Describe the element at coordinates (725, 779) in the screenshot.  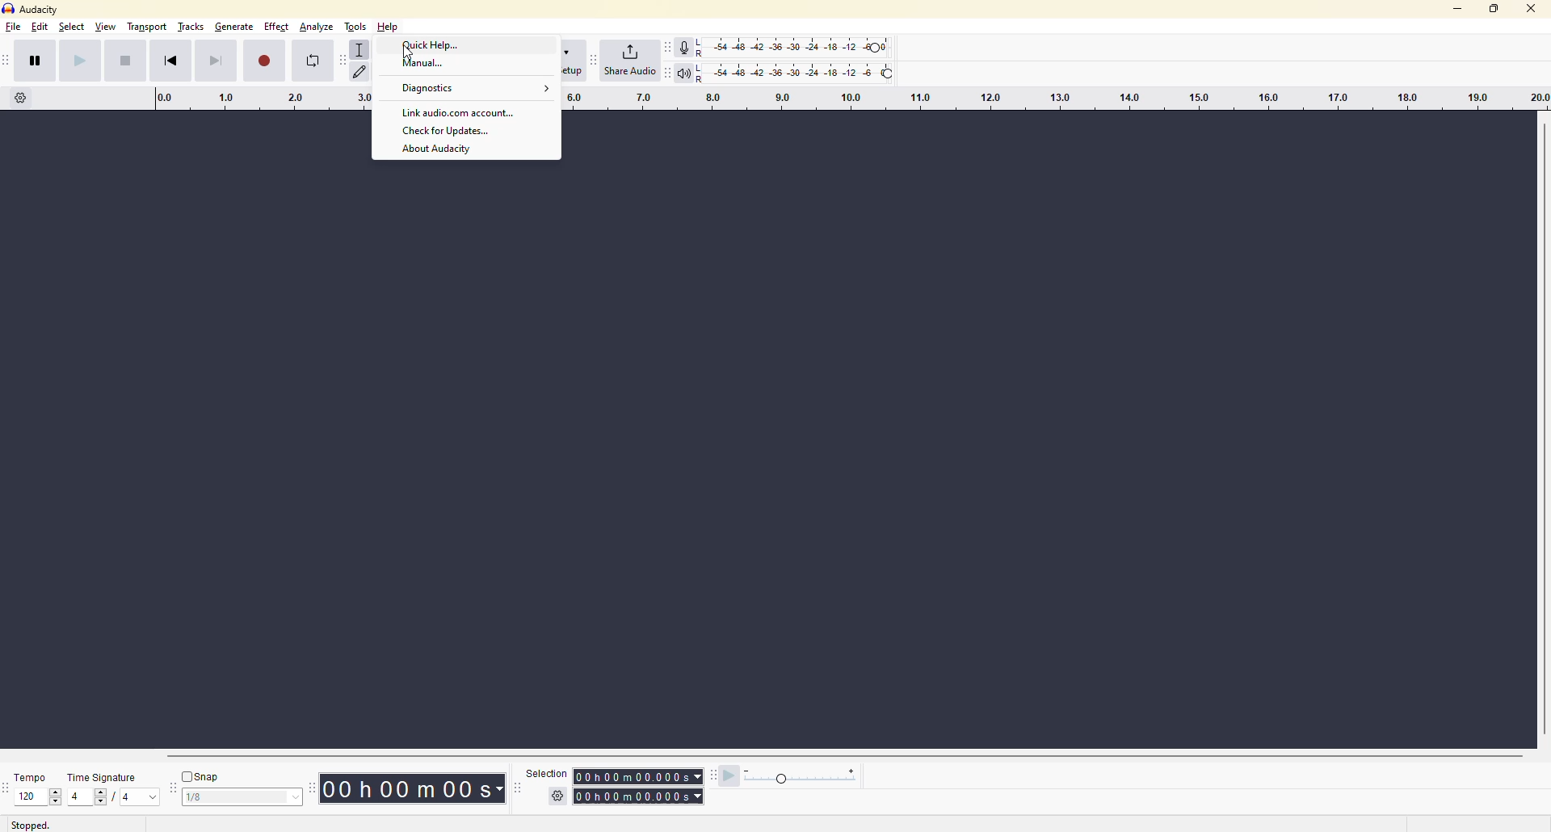
I see `play at speed` at that location.